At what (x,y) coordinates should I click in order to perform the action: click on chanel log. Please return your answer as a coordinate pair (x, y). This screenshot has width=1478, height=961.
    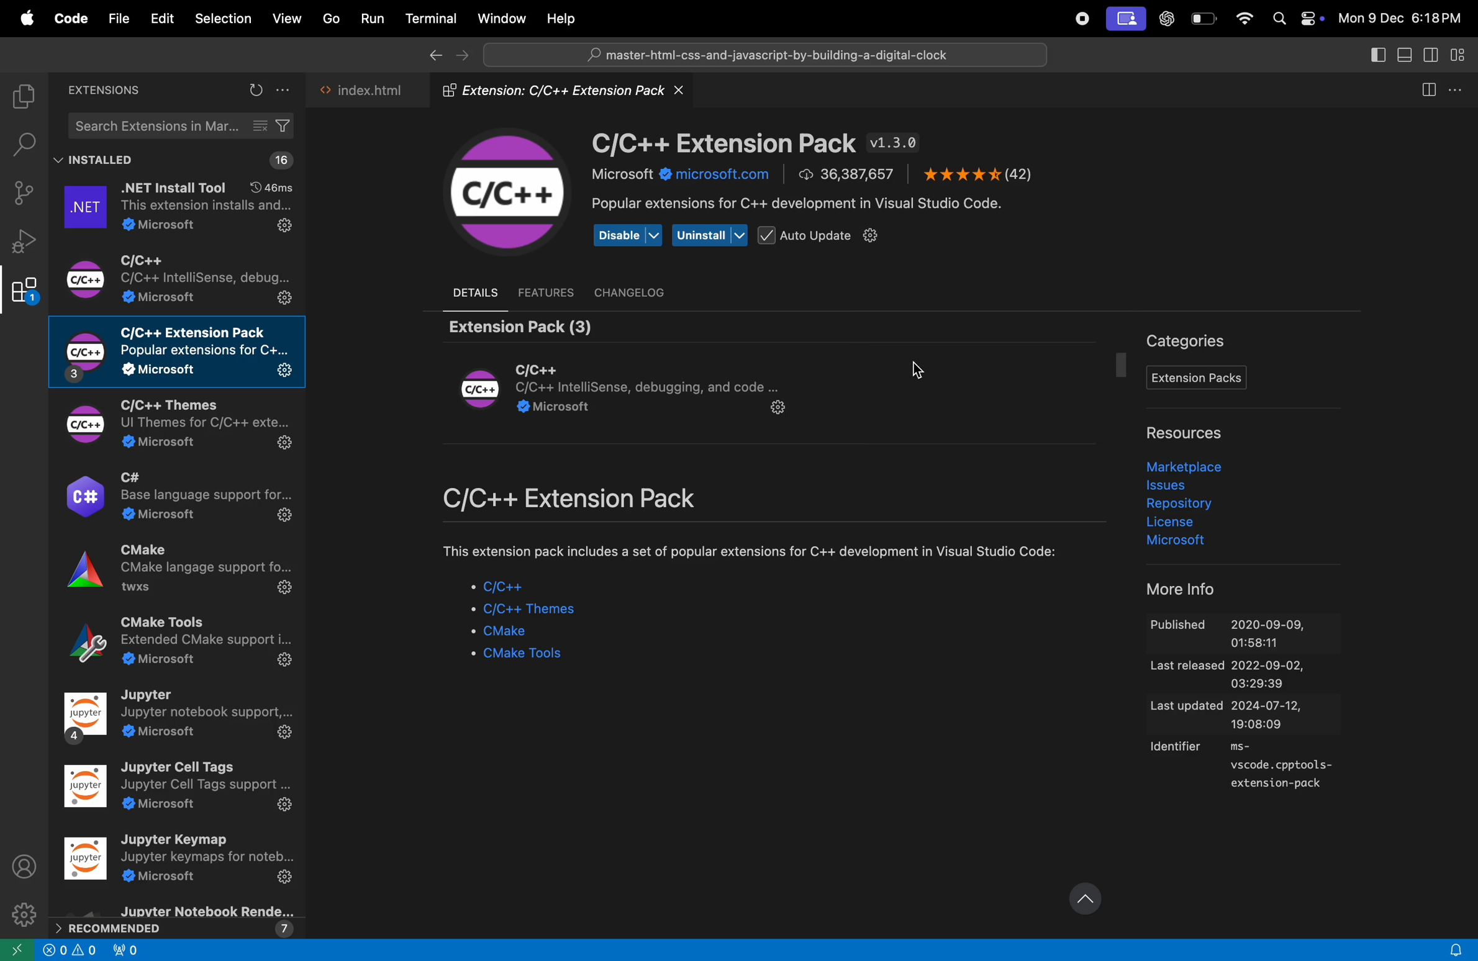
    Looking at the image, I should click on (640, 291).